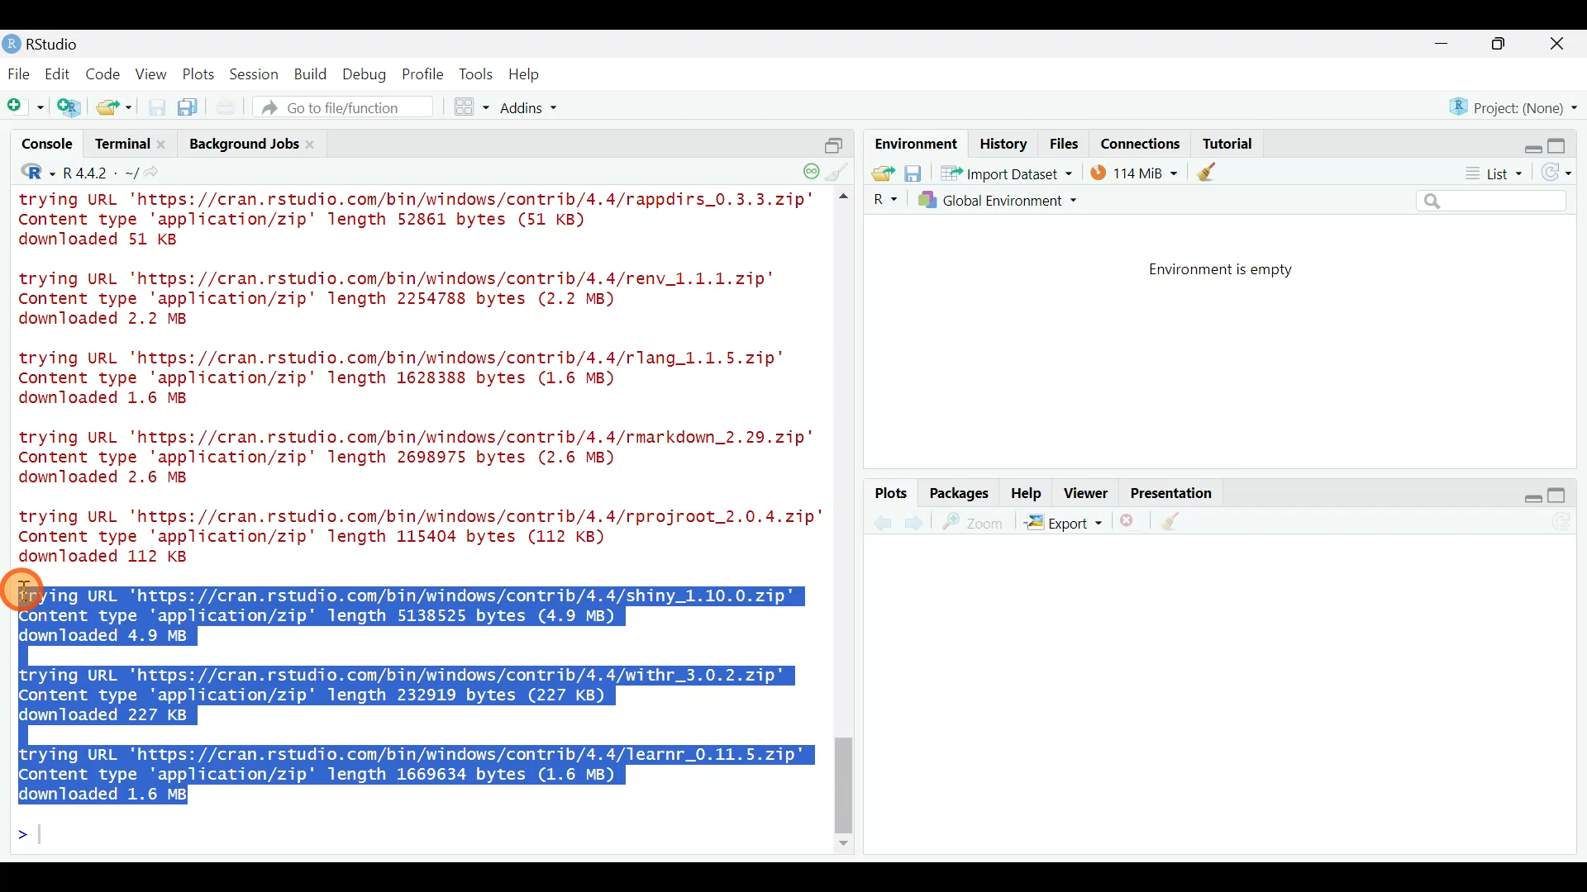  What do you see at coordinates (164, 145) in the screenshot?
I see `close terminal` at bounding box center [164, 145].